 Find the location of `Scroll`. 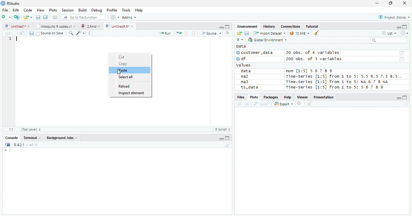

Scroll is located at coordinates (123, 125).